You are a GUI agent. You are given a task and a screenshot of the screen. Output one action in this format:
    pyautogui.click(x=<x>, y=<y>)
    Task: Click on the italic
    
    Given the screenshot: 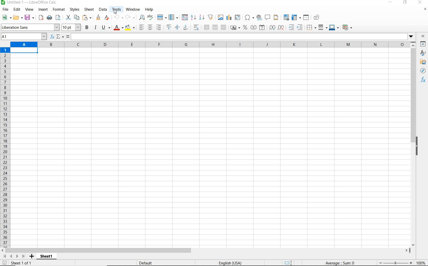 What is the action you would take?
    pyautogui.click(x=95, y=28)
    